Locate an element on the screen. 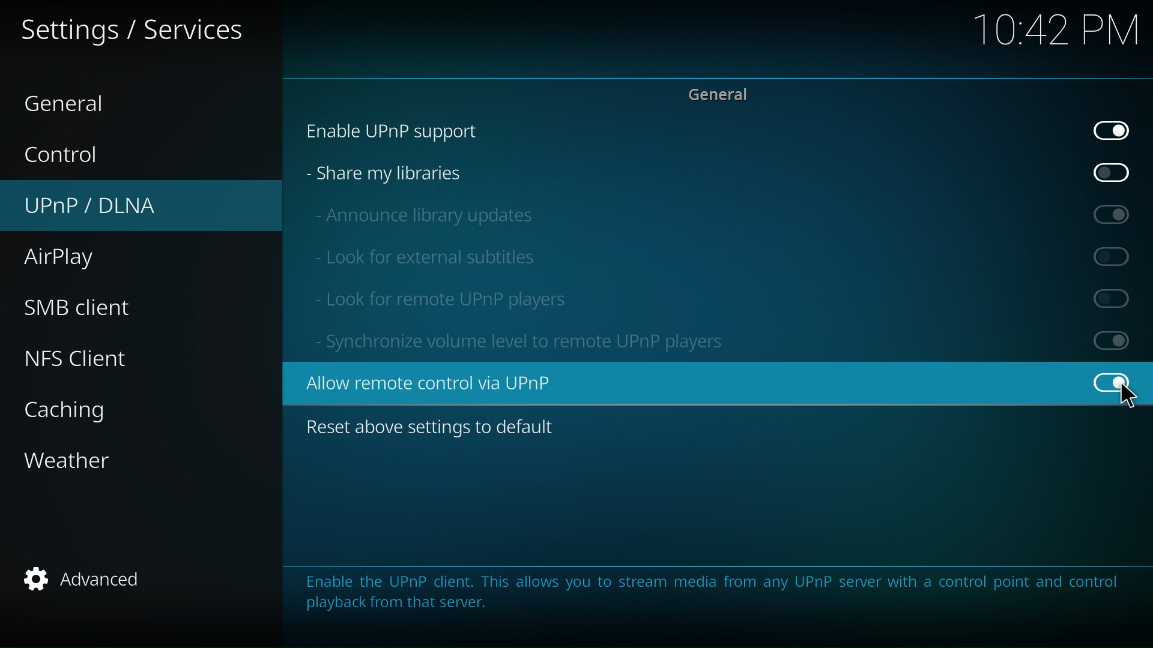 The width and height of the screenshot is (1153, 648). Synchronize volume level to remote UPnP players  is located at coordinates (721, 342).